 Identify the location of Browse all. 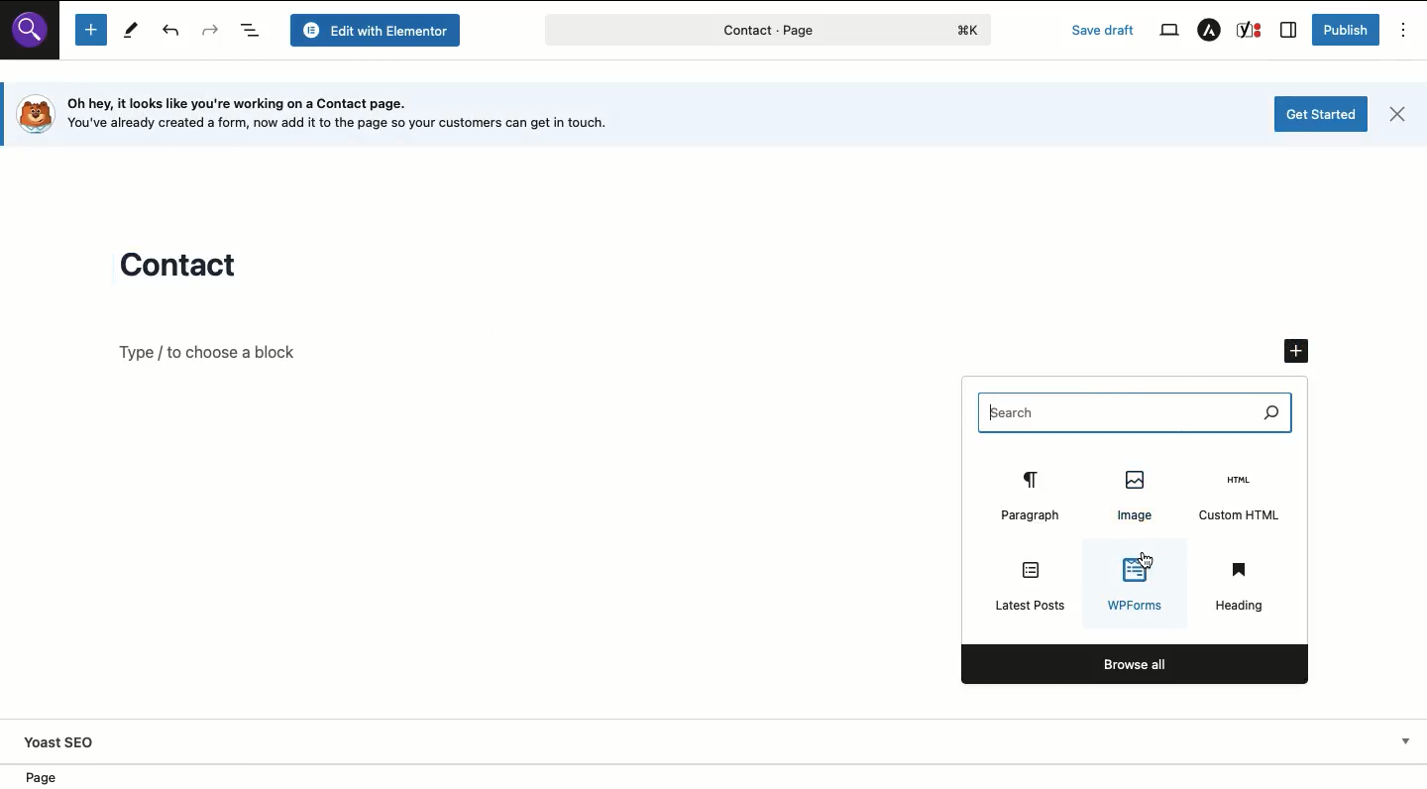
(1133, 664).